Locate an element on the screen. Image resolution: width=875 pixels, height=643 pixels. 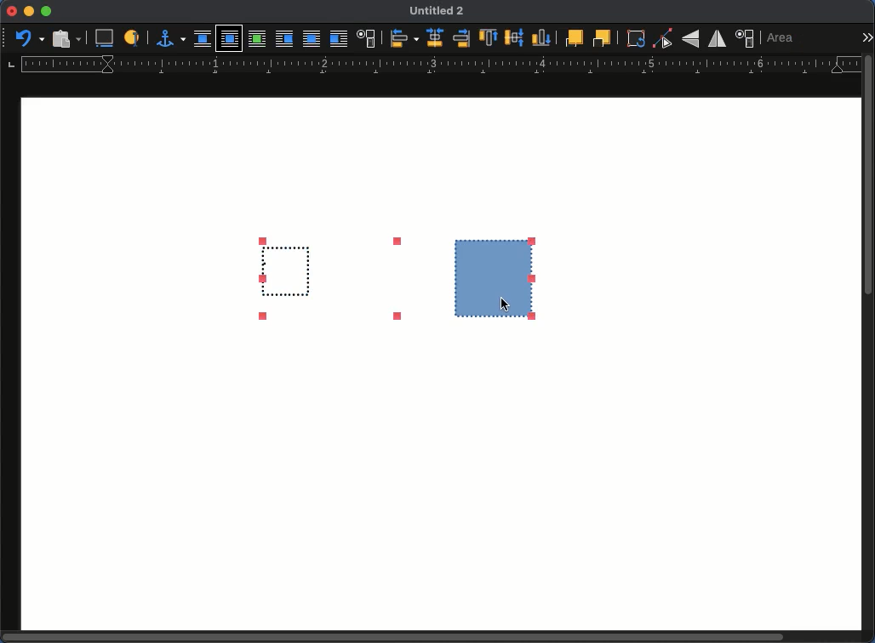
selected  is located at coordinates (392, 279).